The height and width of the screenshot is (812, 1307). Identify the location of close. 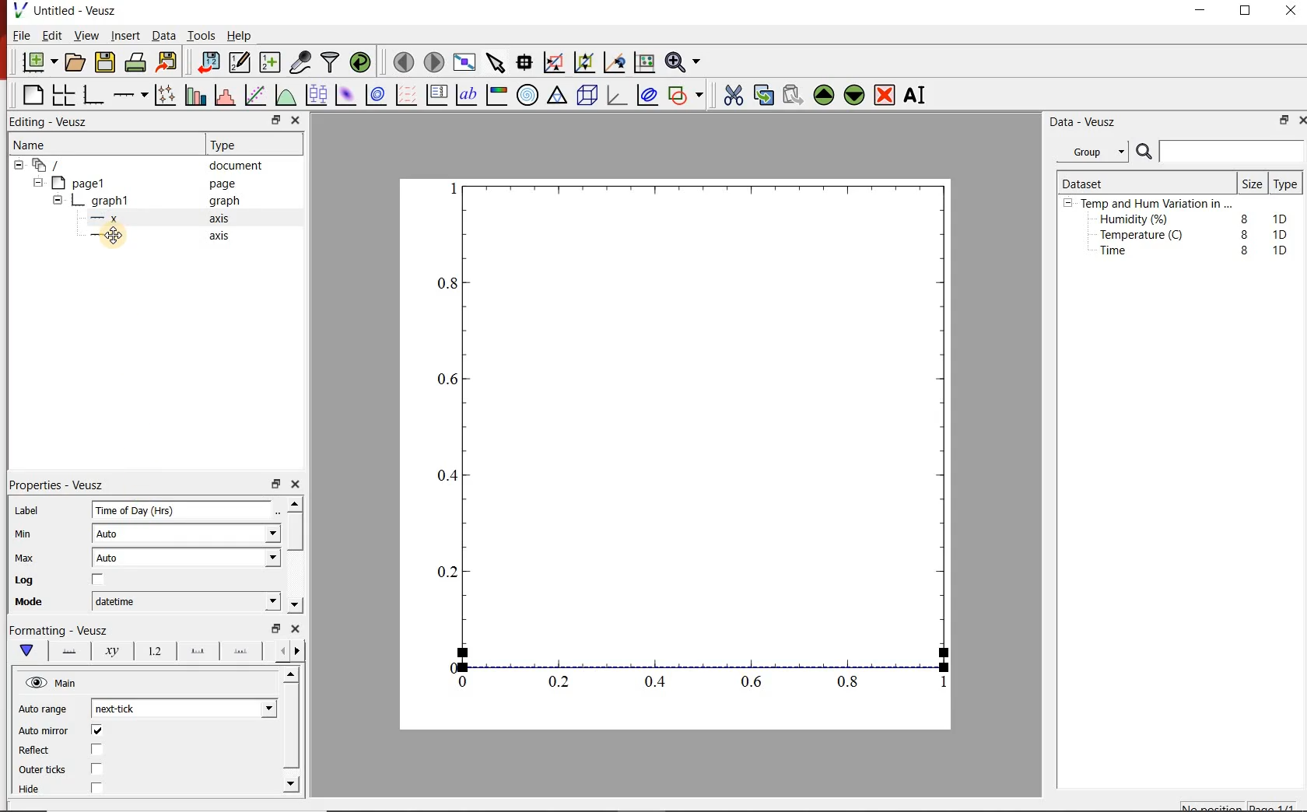
(296, 120).